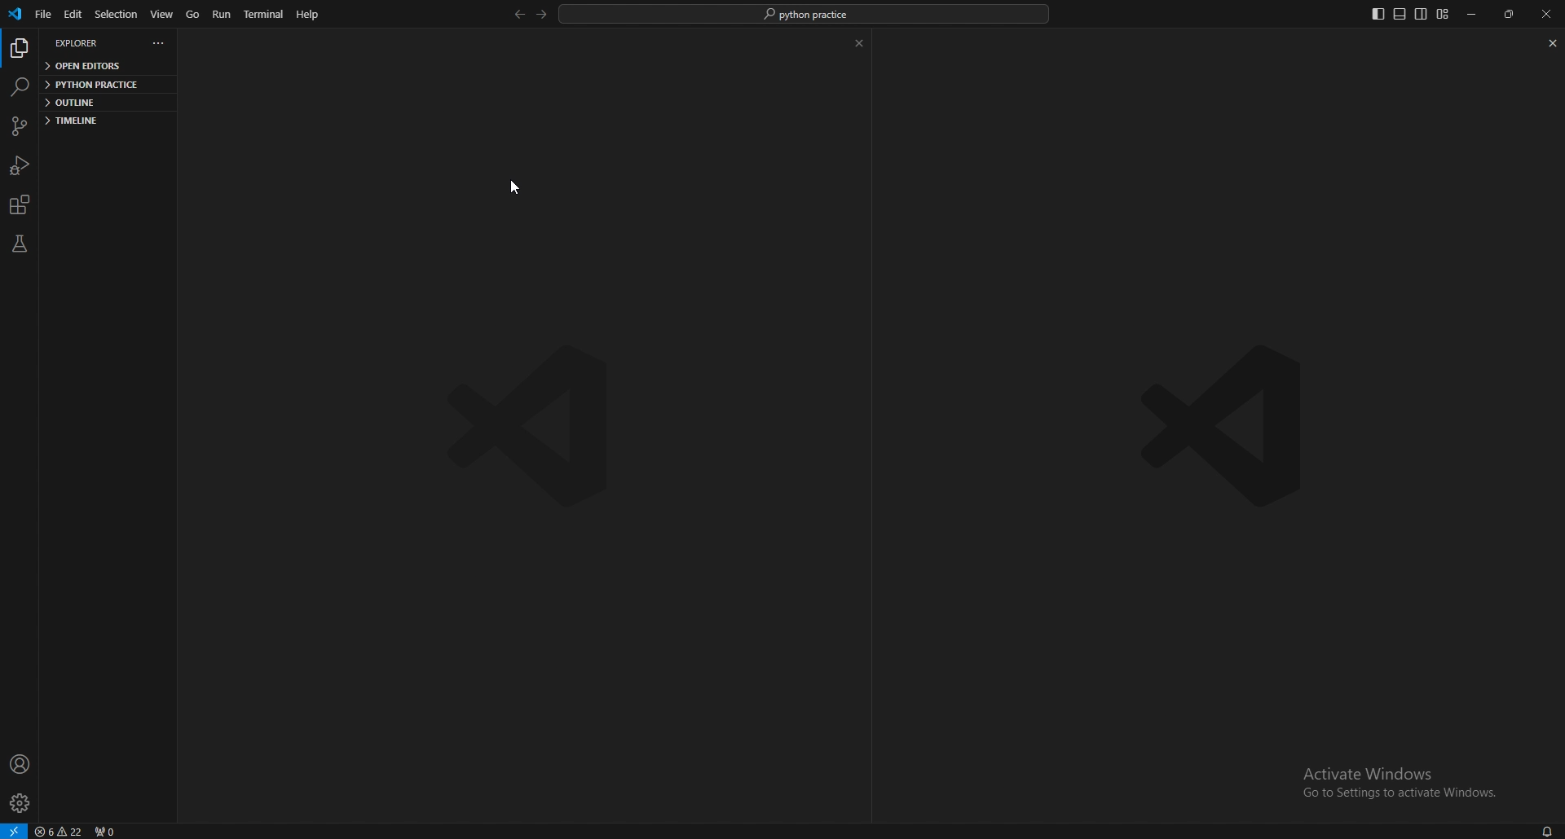  I want to click on search, so click(21, 87).